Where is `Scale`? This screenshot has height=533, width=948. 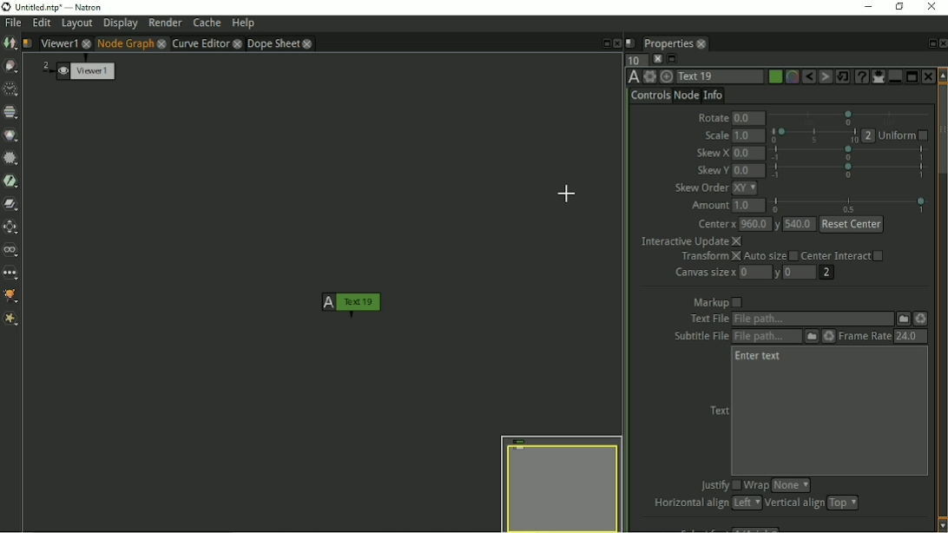 Scale is located at coordinates (715, 135).